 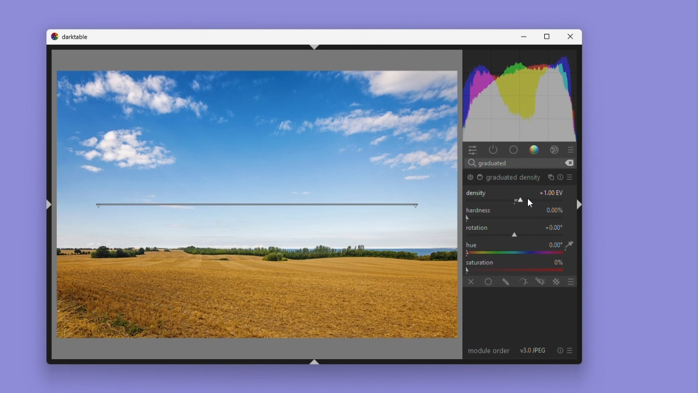 What do you see at coordinates (533, 149) in the screenshot?
I see `gradient` at bounding box center [533, 149].